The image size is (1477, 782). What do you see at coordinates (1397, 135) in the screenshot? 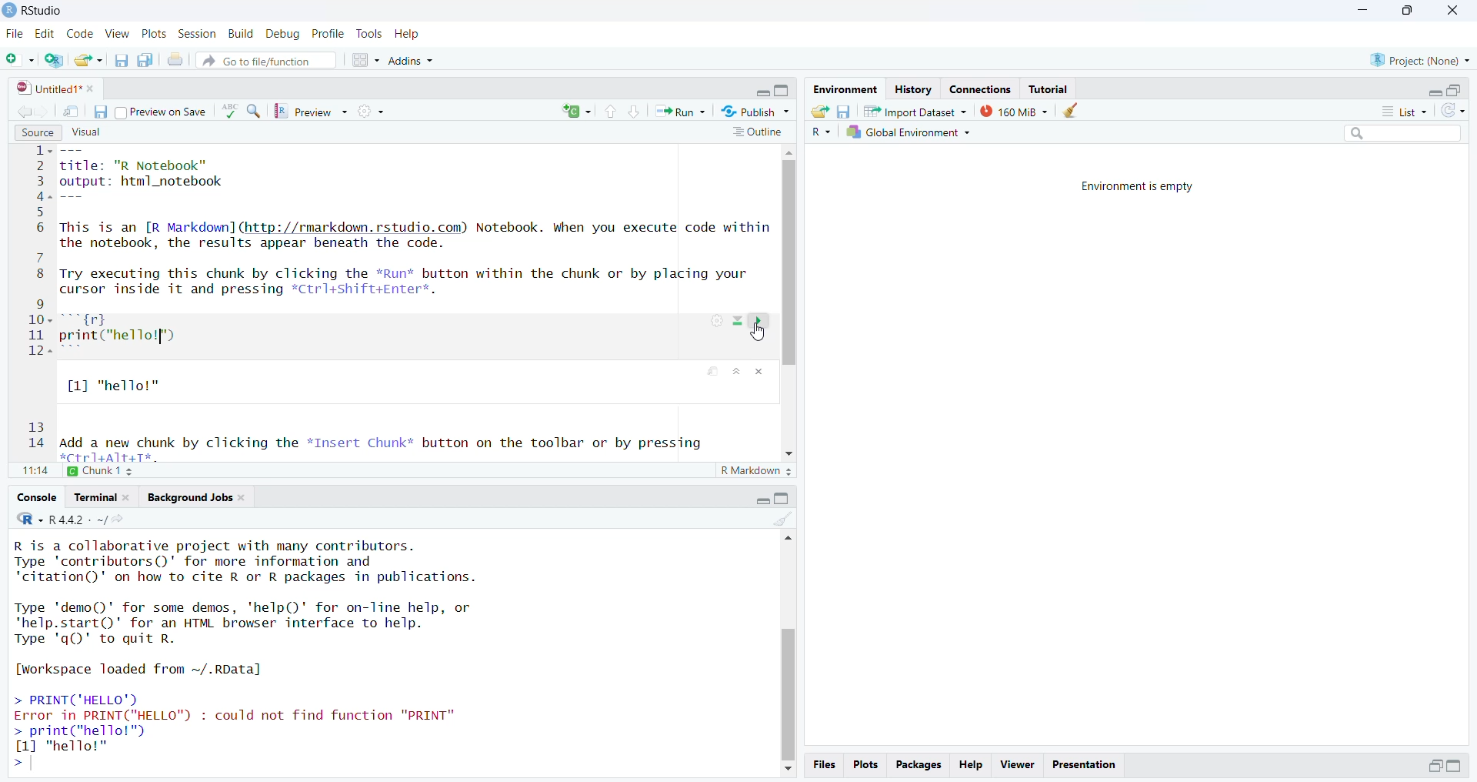
I see `search` at bounding box center [1397, 135].